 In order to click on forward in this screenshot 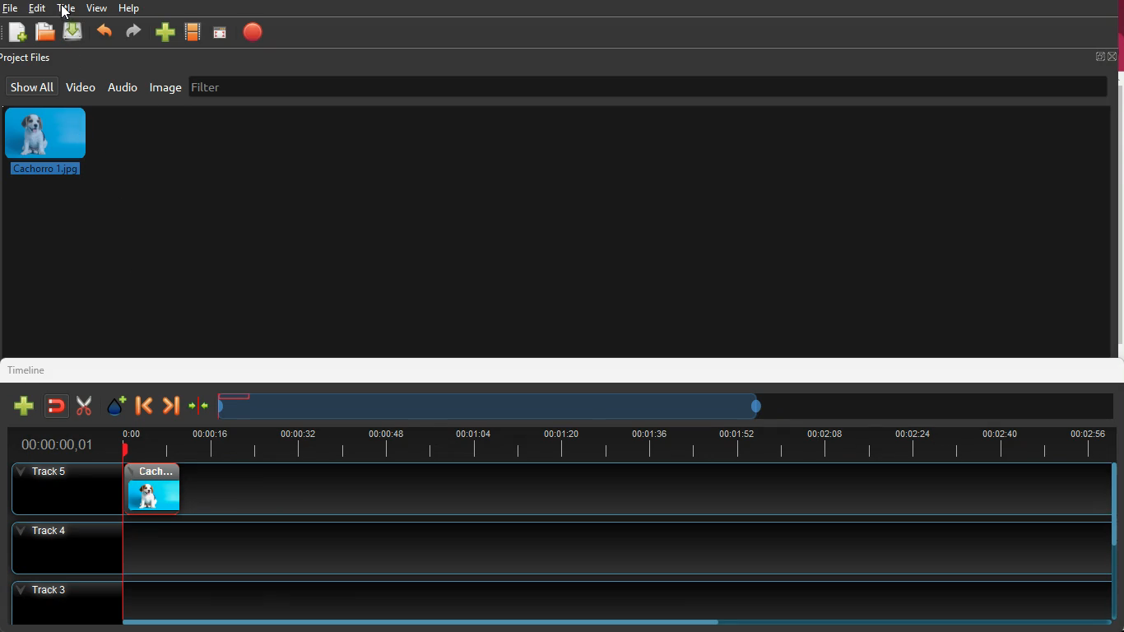, I will do `click(132, 34)`.